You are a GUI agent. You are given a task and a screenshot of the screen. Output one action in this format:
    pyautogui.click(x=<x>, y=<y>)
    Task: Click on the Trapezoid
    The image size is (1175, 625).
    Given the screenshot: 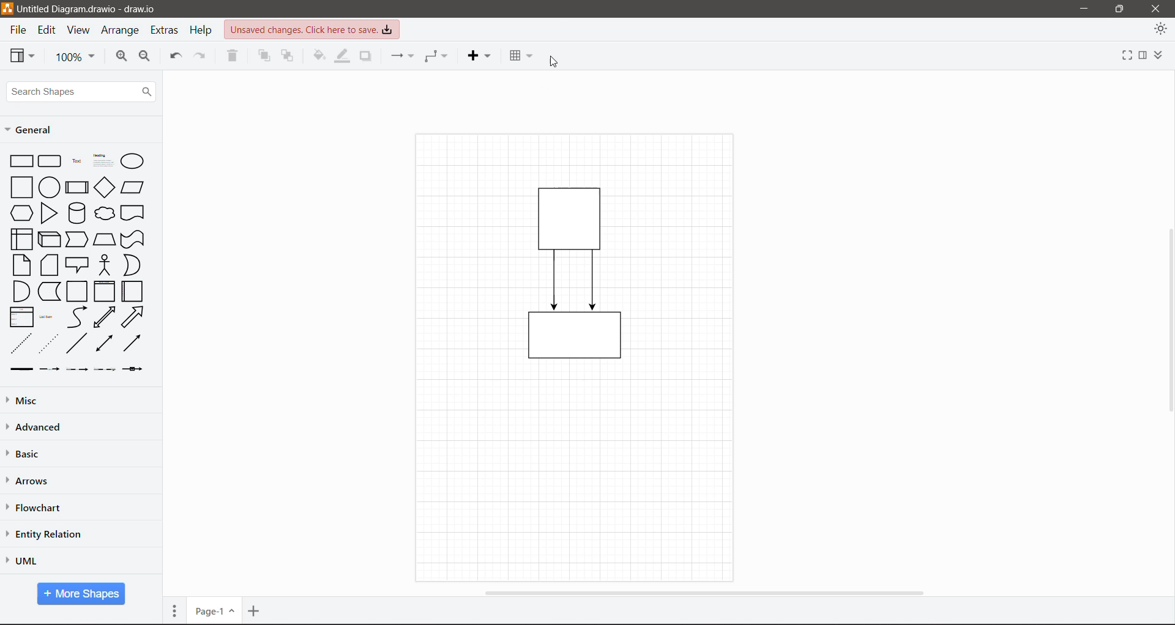 What is the action you would take?
    pyautogui.click(x=104, y=237)
    